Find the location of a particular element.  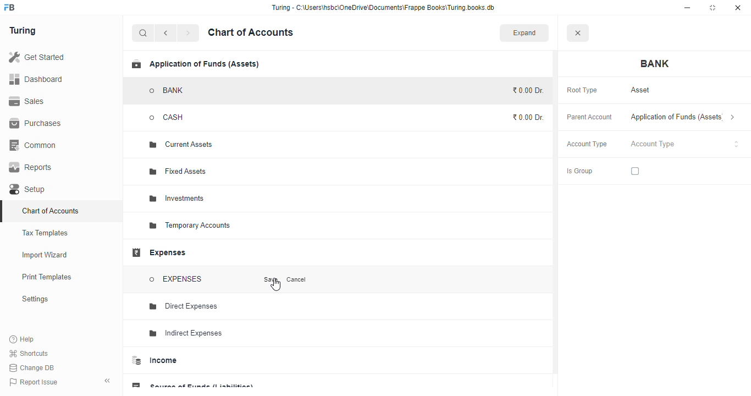

fixed assets is located at coordinates (179, 172).